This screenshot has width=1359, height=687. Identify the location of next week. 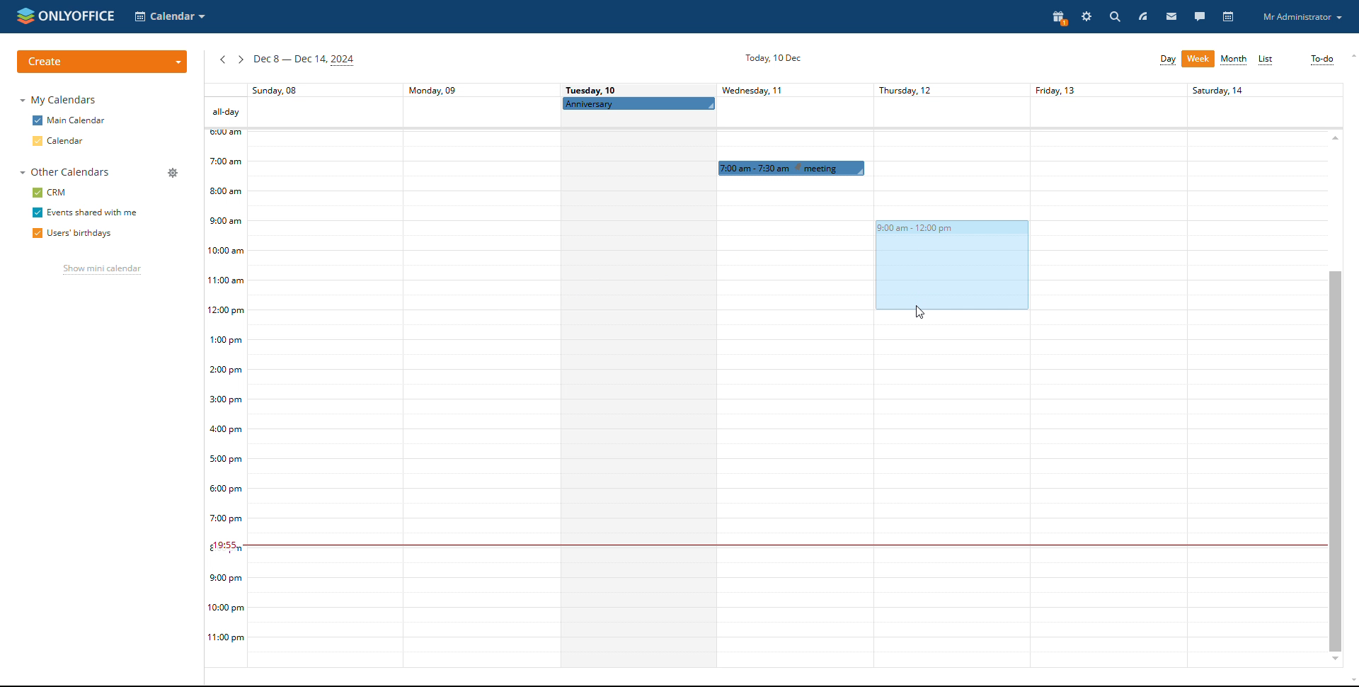
(240, 59).